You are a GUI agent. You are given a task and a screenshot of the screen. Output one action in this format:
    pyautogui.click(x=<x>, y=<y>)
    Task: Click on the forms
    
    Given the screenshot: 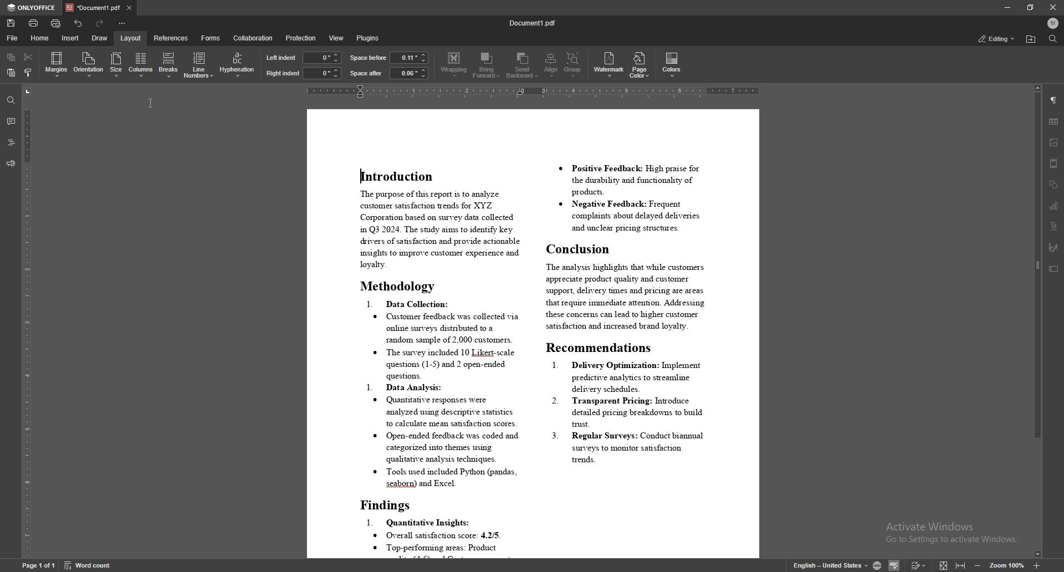 What is the action you would take?
    pyautogui.click(x=211, y=38)
    